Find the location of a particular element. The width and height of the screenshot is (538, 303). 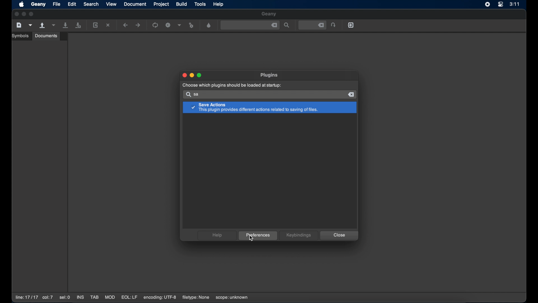

INS is located at coordinates (81, 298).